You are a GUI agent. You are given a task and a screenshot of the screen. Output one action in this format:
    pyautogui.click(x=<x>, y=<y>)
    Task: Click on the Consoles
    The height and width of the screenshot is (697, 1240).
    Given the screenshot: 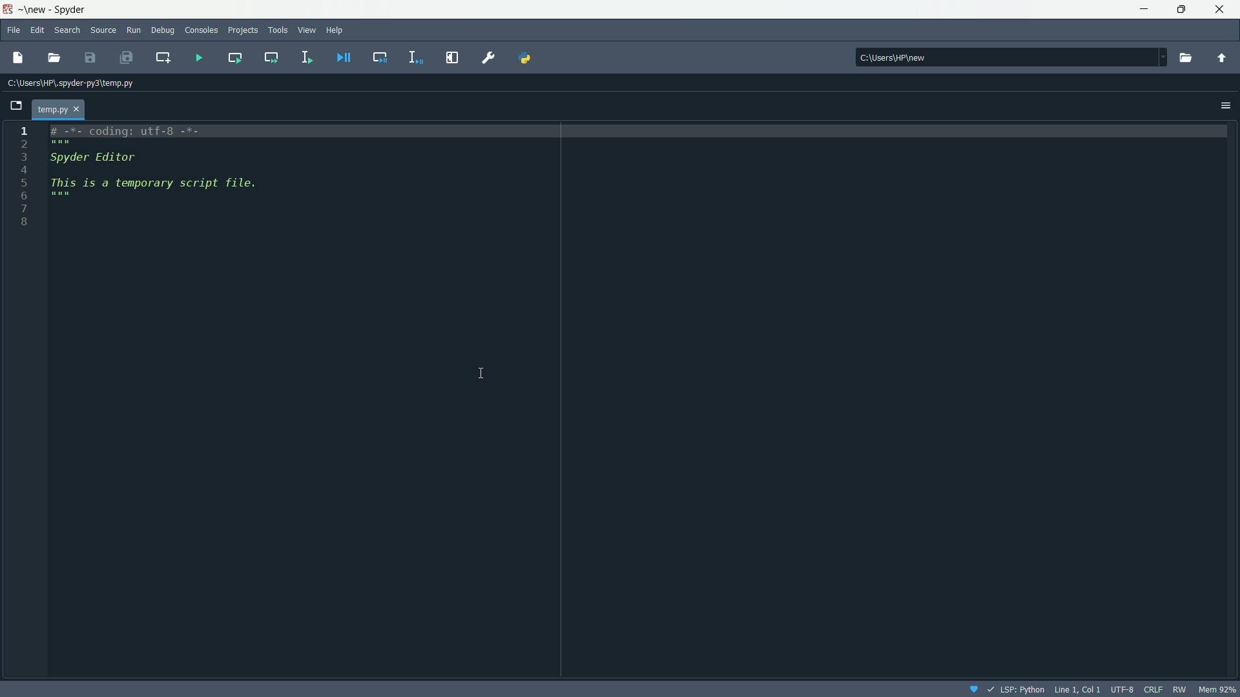 What is the action you would take?
    pyautogui.click(x=200, y=29)
    